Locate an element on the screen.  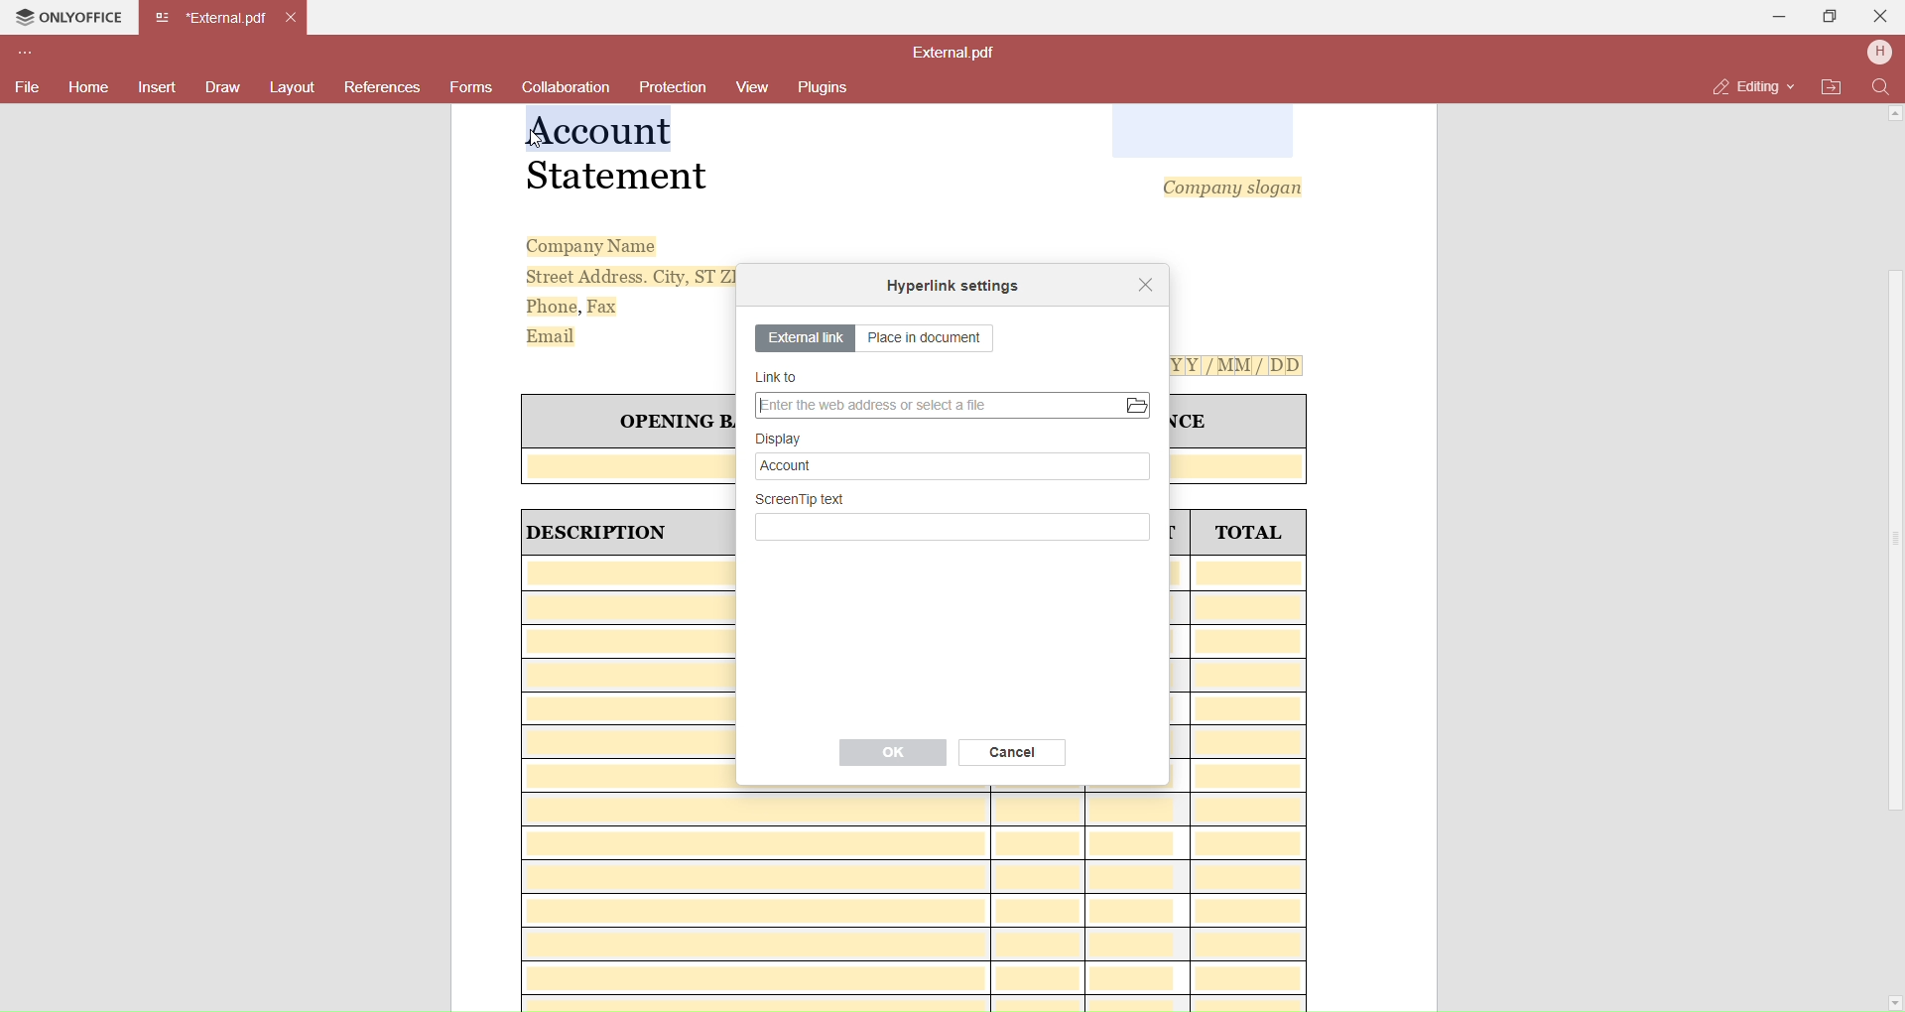
Collaboration is located at coordinates (567, 89).